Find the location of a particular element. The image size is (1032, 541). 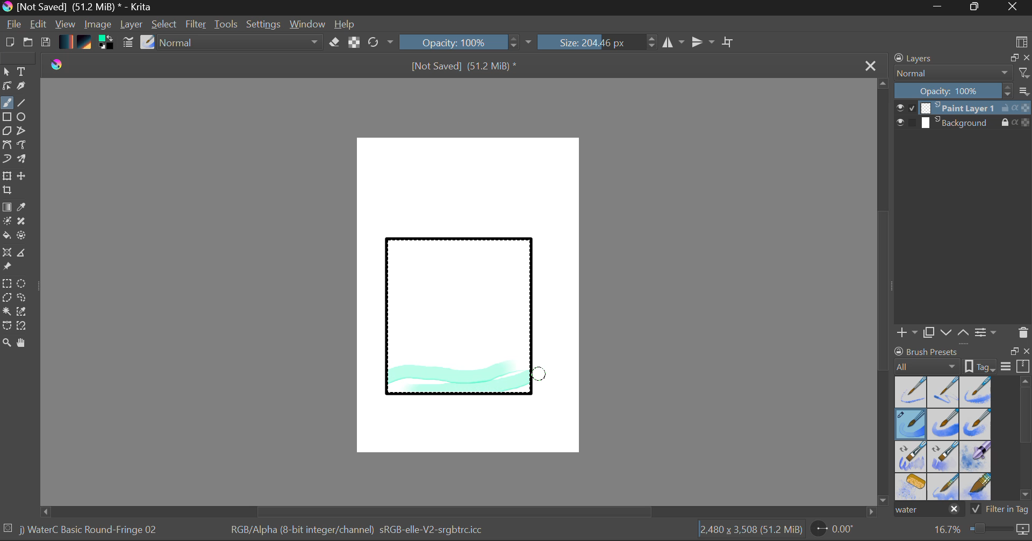

Blending Tool is located at coordinates (241, 43).